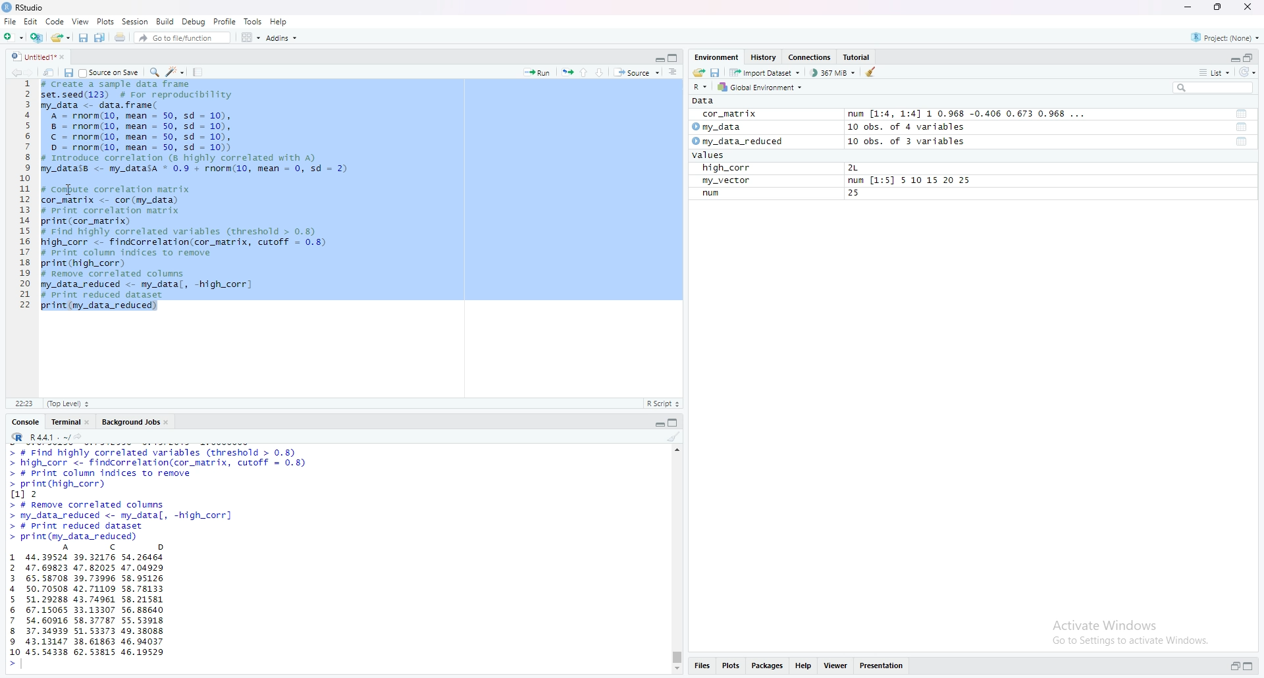 The image size is (1264, 678). I want to click on Copy , so click(100, 38).